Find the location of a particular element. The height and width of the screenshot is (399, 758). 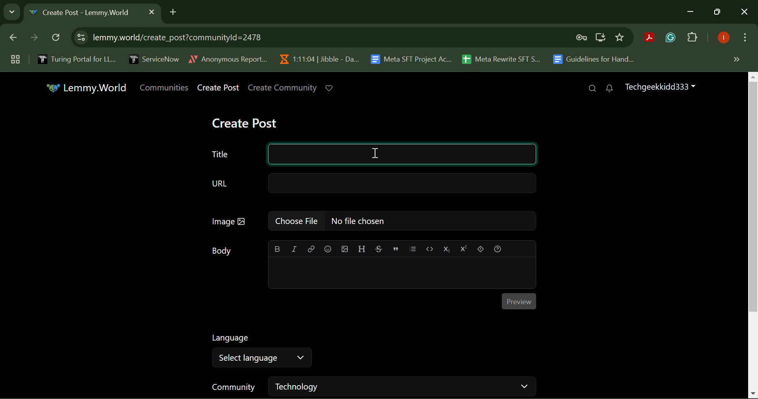

code is located at coordinates (429, 248).